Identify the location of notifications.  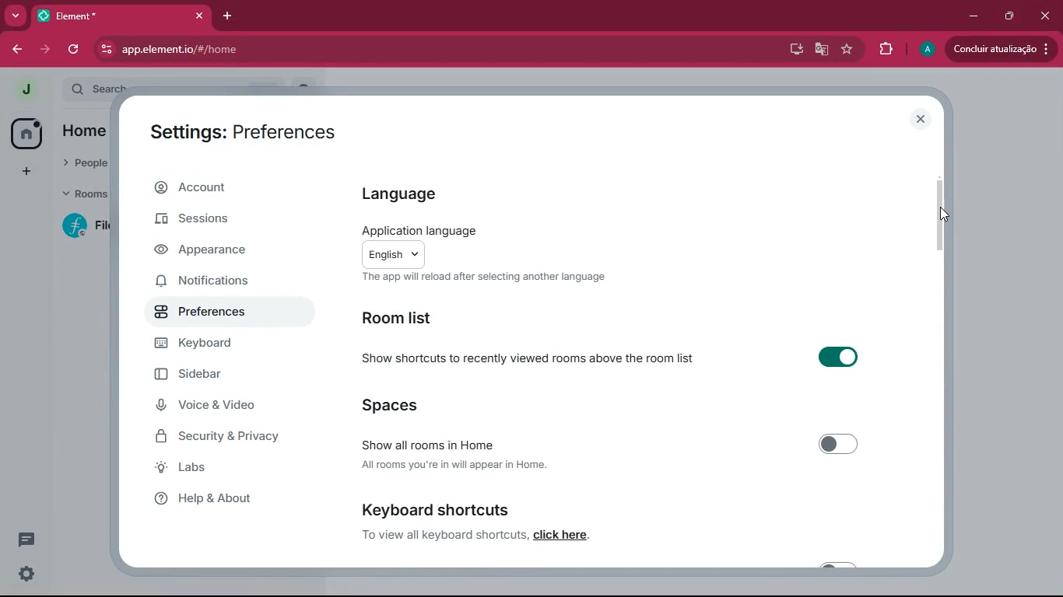
(211, 283).